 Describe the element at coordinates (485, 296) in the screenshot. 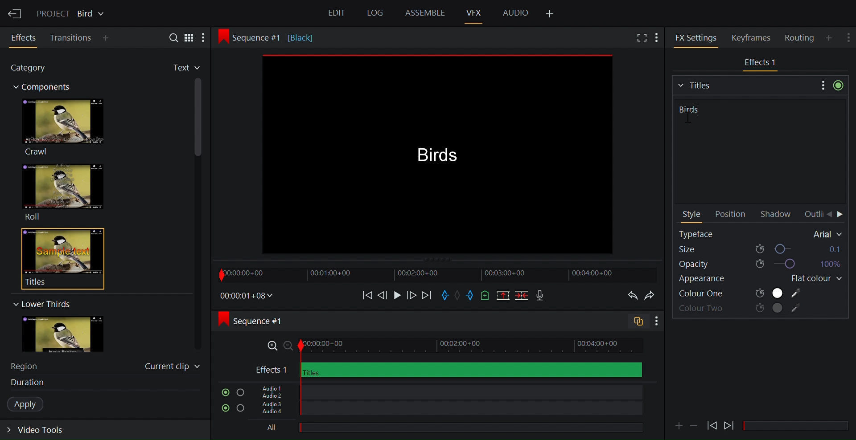

I see `Add a cue` at that location.